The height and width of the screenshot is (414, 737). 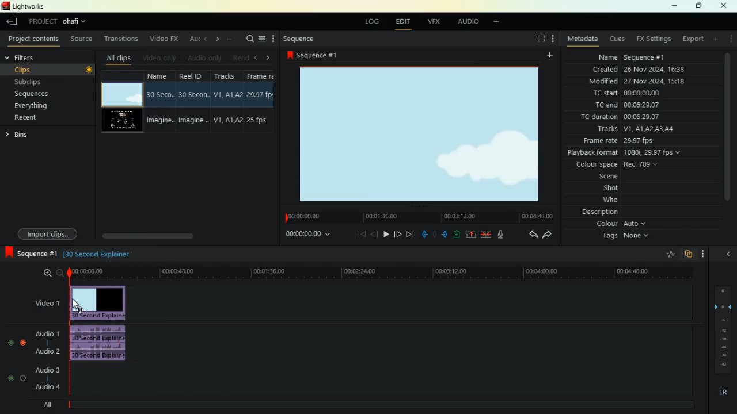 What do you see at coordinates (687, 254) in the screenshot?
I see `overlap` at bounding box center [687, 254].